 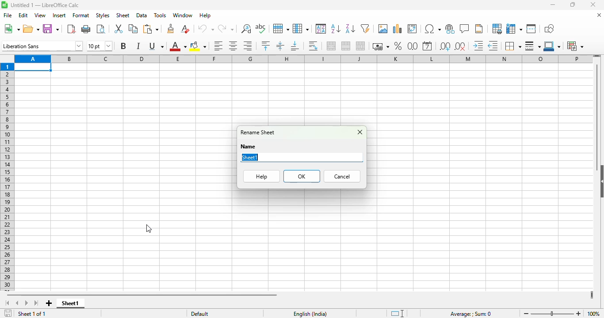 What do you see at coordinates (49, 303) in the screenshot?
I see `add new sheet` at bounding box center [49, 303].